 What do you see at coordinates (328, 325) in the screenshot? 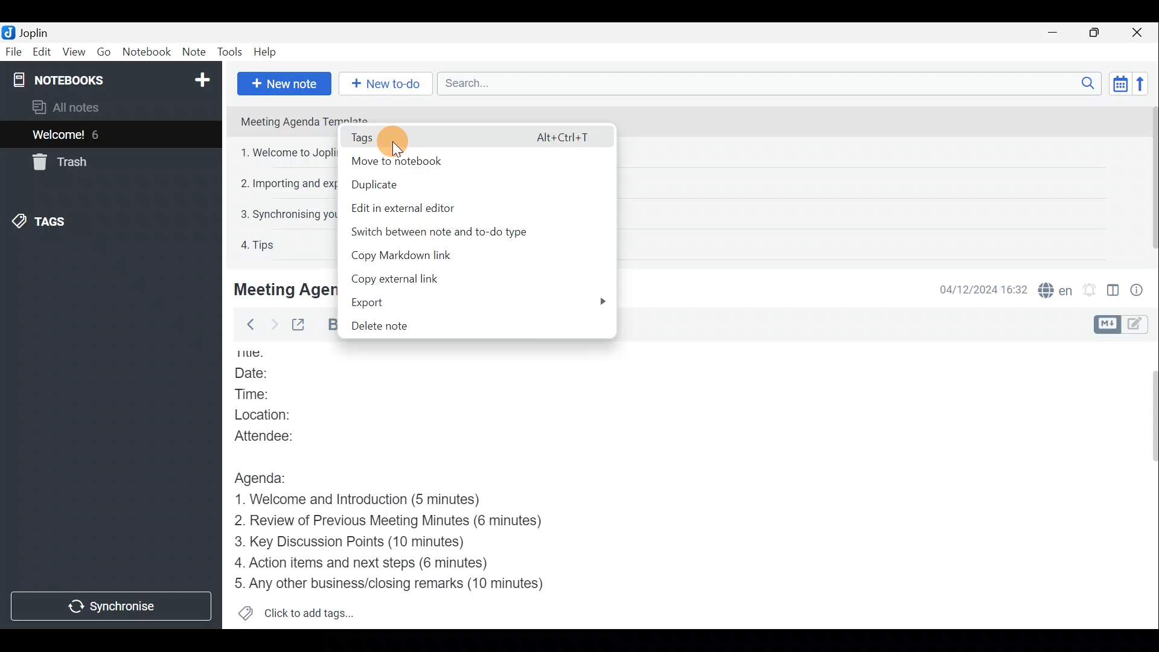
I see `Bold` at bounding box center [328, 325].